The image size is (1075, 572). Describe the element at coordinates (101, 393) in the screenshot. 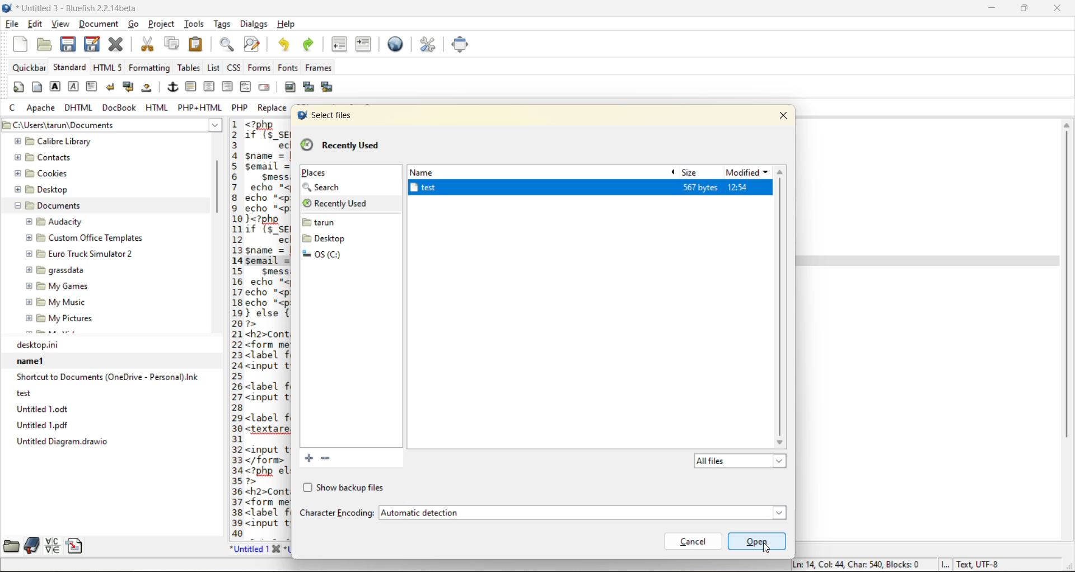

I see `test` at that location.